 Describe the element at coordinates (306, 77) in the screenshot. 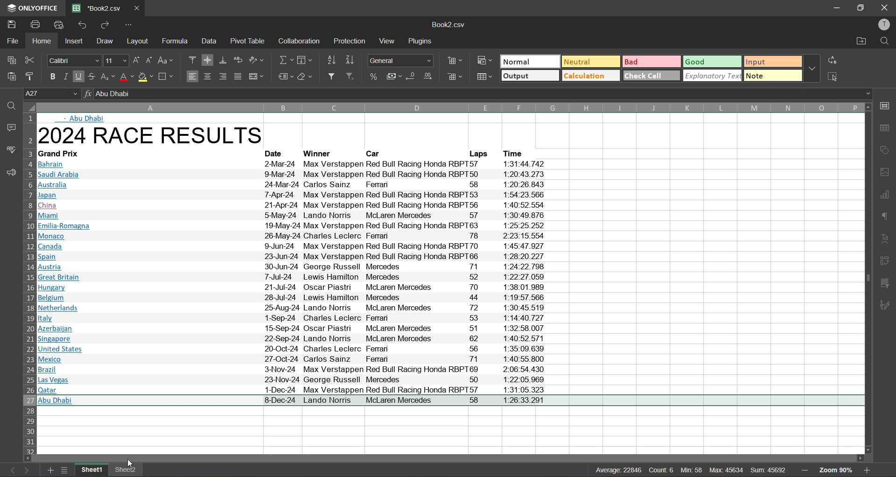

I see `clear` at that location.